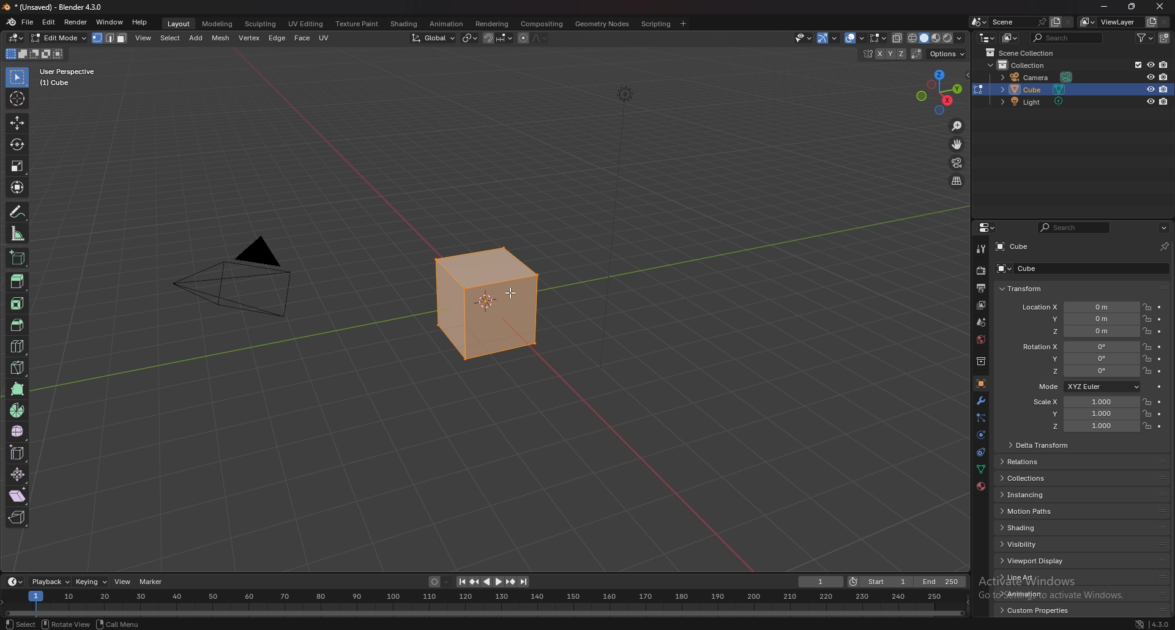 This screenshot has height=630, width=1175. Describe the element at coordinates (1036, 287) in the screenshot. I see `transform` at that location.